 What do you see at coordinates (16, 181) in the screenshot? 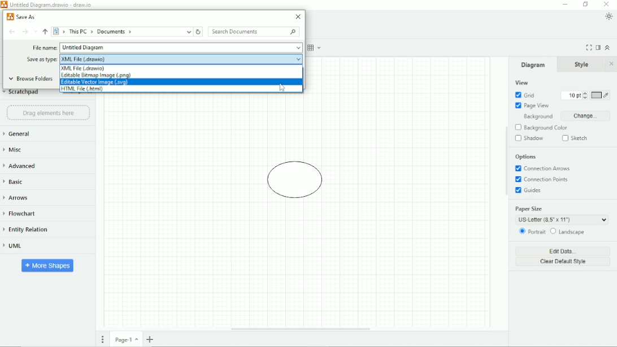
I see `Basic` at bounding box center [16, 181].